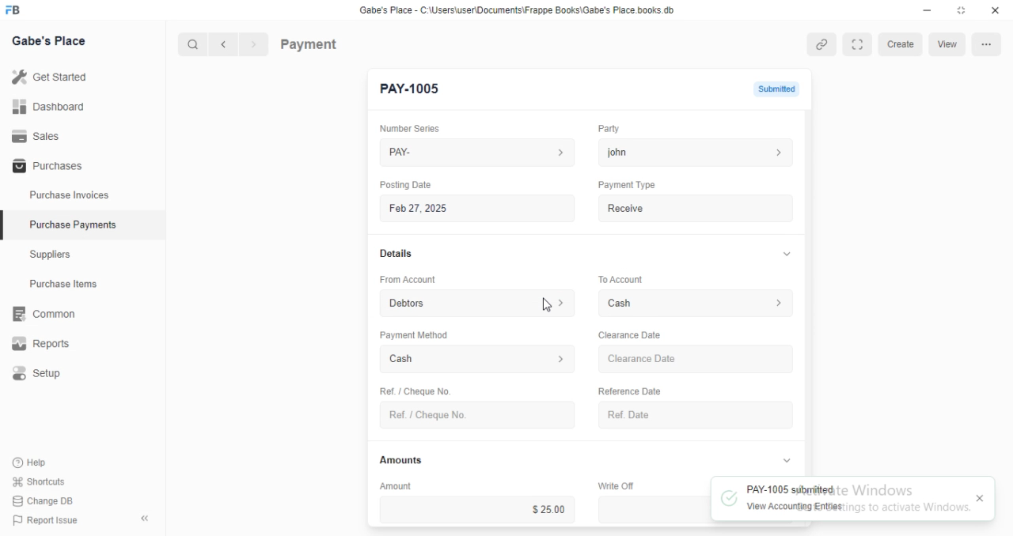 This screenshot has width=1013, height=536. What do you see at coordinates (480, 209) in the screenshot?
I see `Feb 27, 2025` at bounding box center [480, 209].